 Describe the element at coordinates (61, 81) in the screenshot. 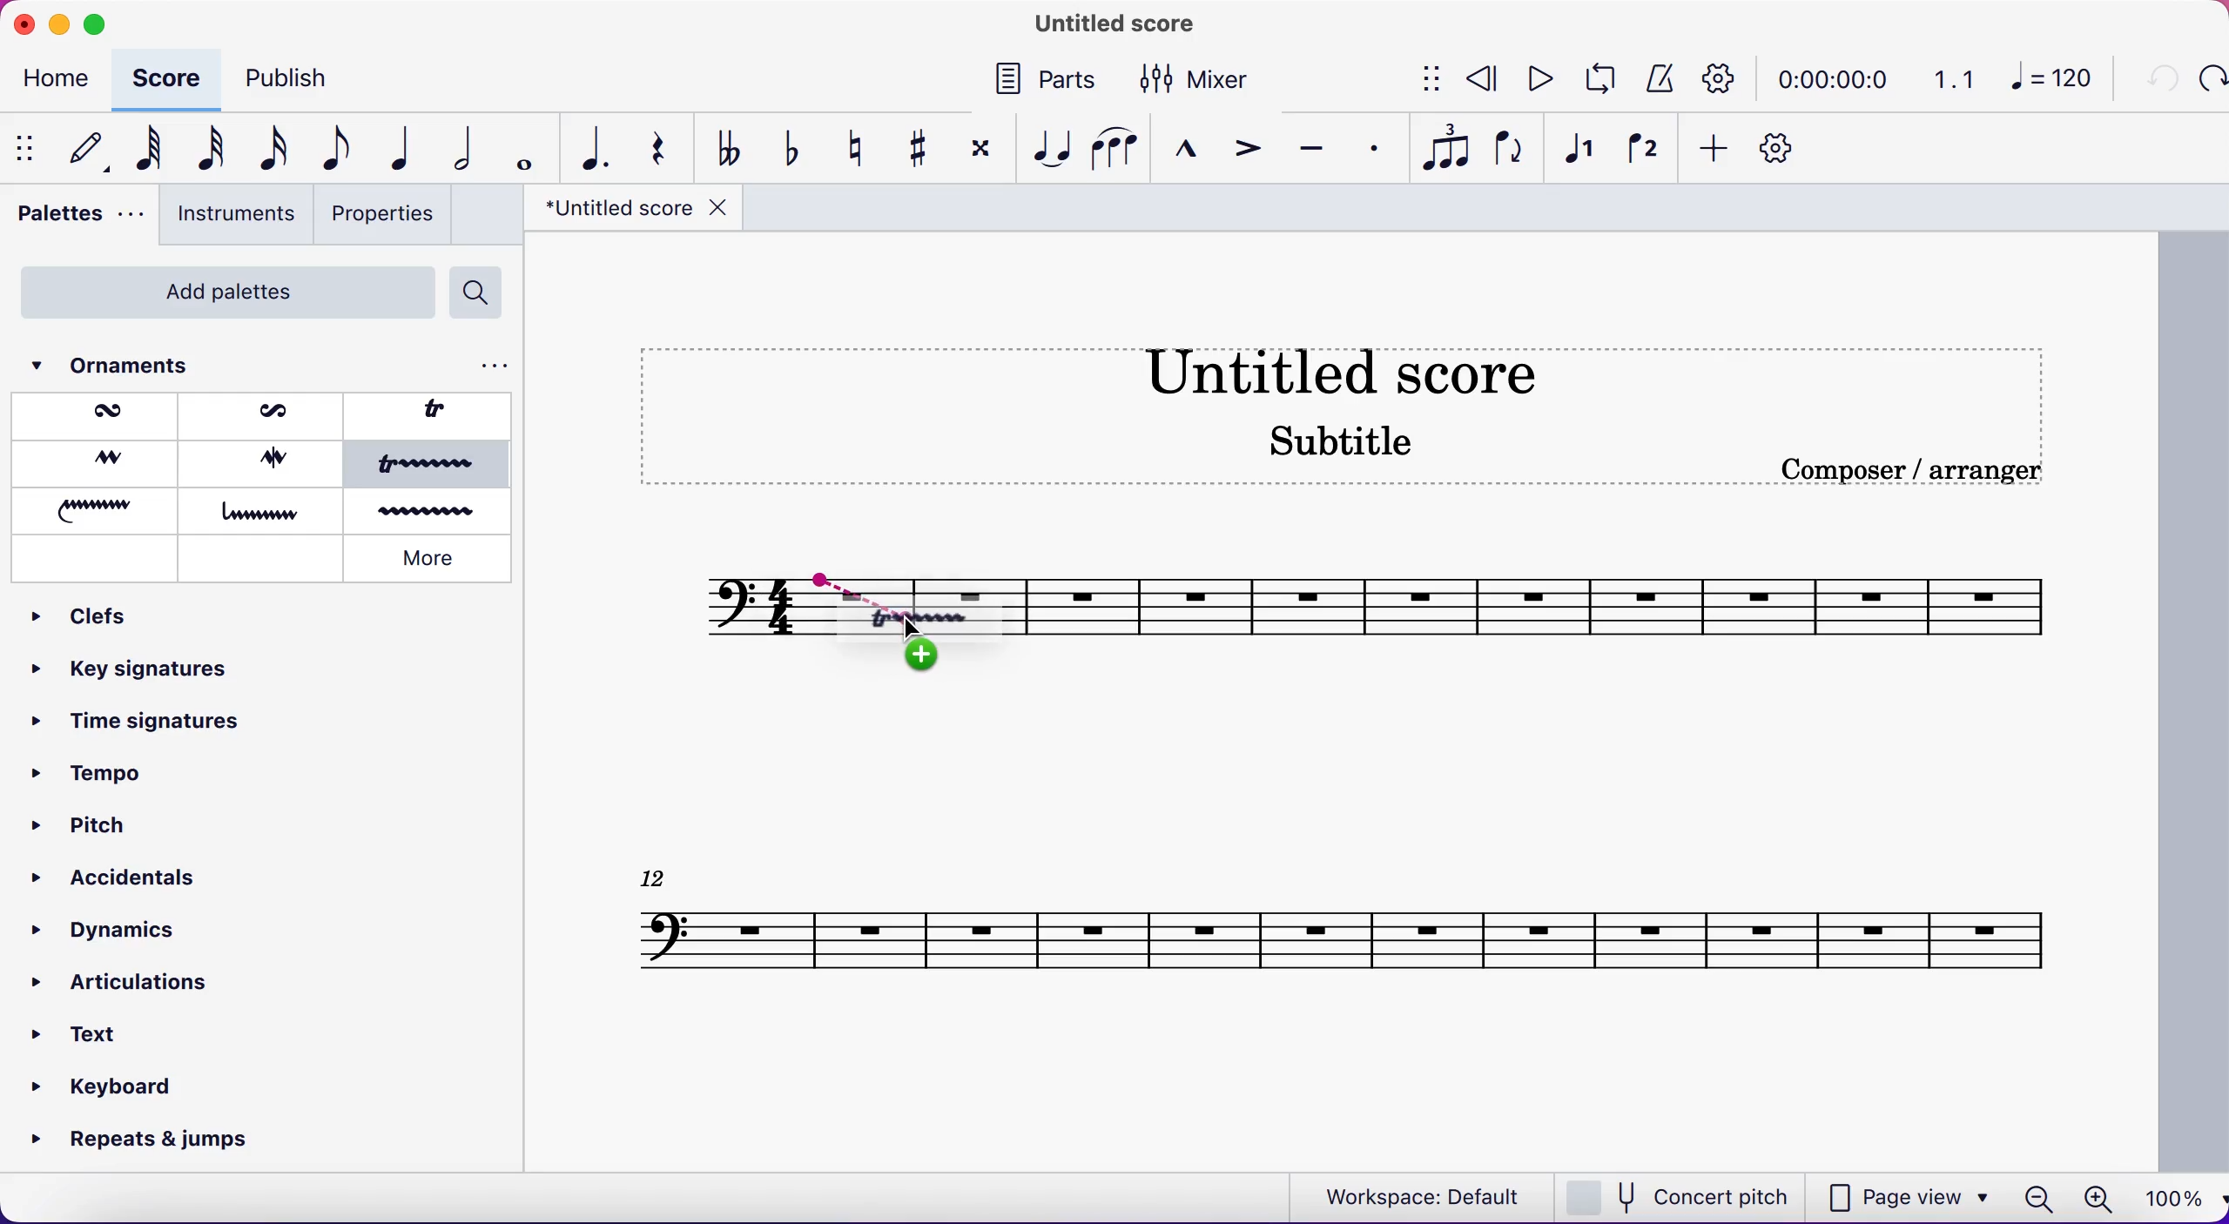

I see `home` at that location.